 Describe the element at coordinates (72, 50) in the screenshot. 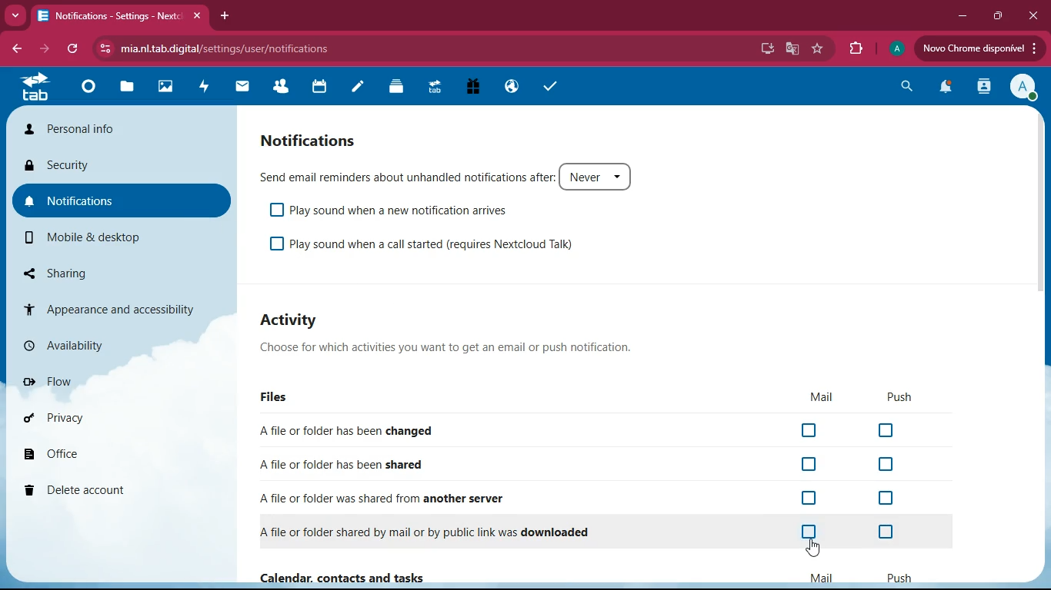

I see `refresh` at that location.